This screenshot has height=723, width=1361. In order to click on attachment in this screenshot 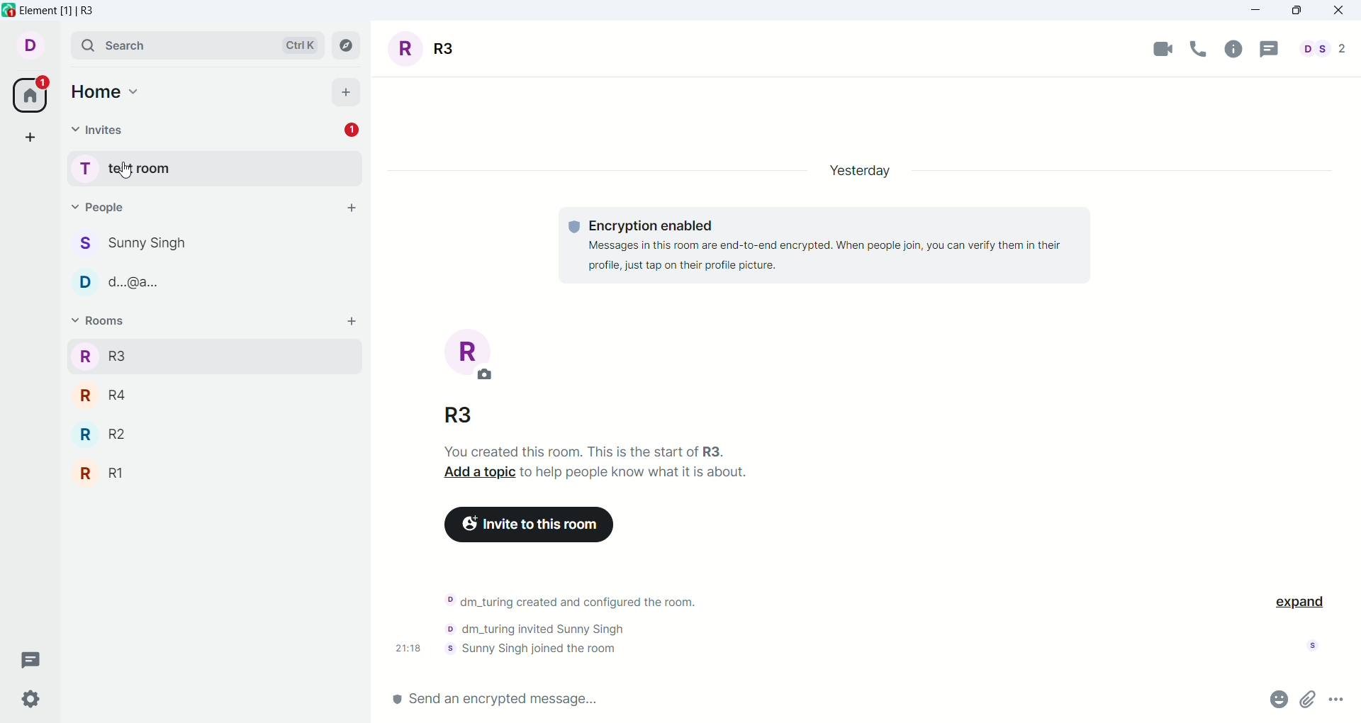, I will do `click(1309, 700)`.